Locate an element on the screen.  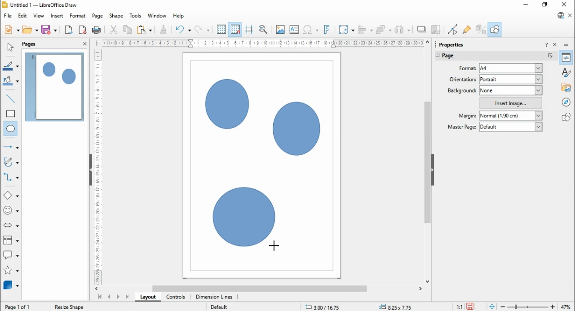
Shape selected is located at coordinates (73, 306).